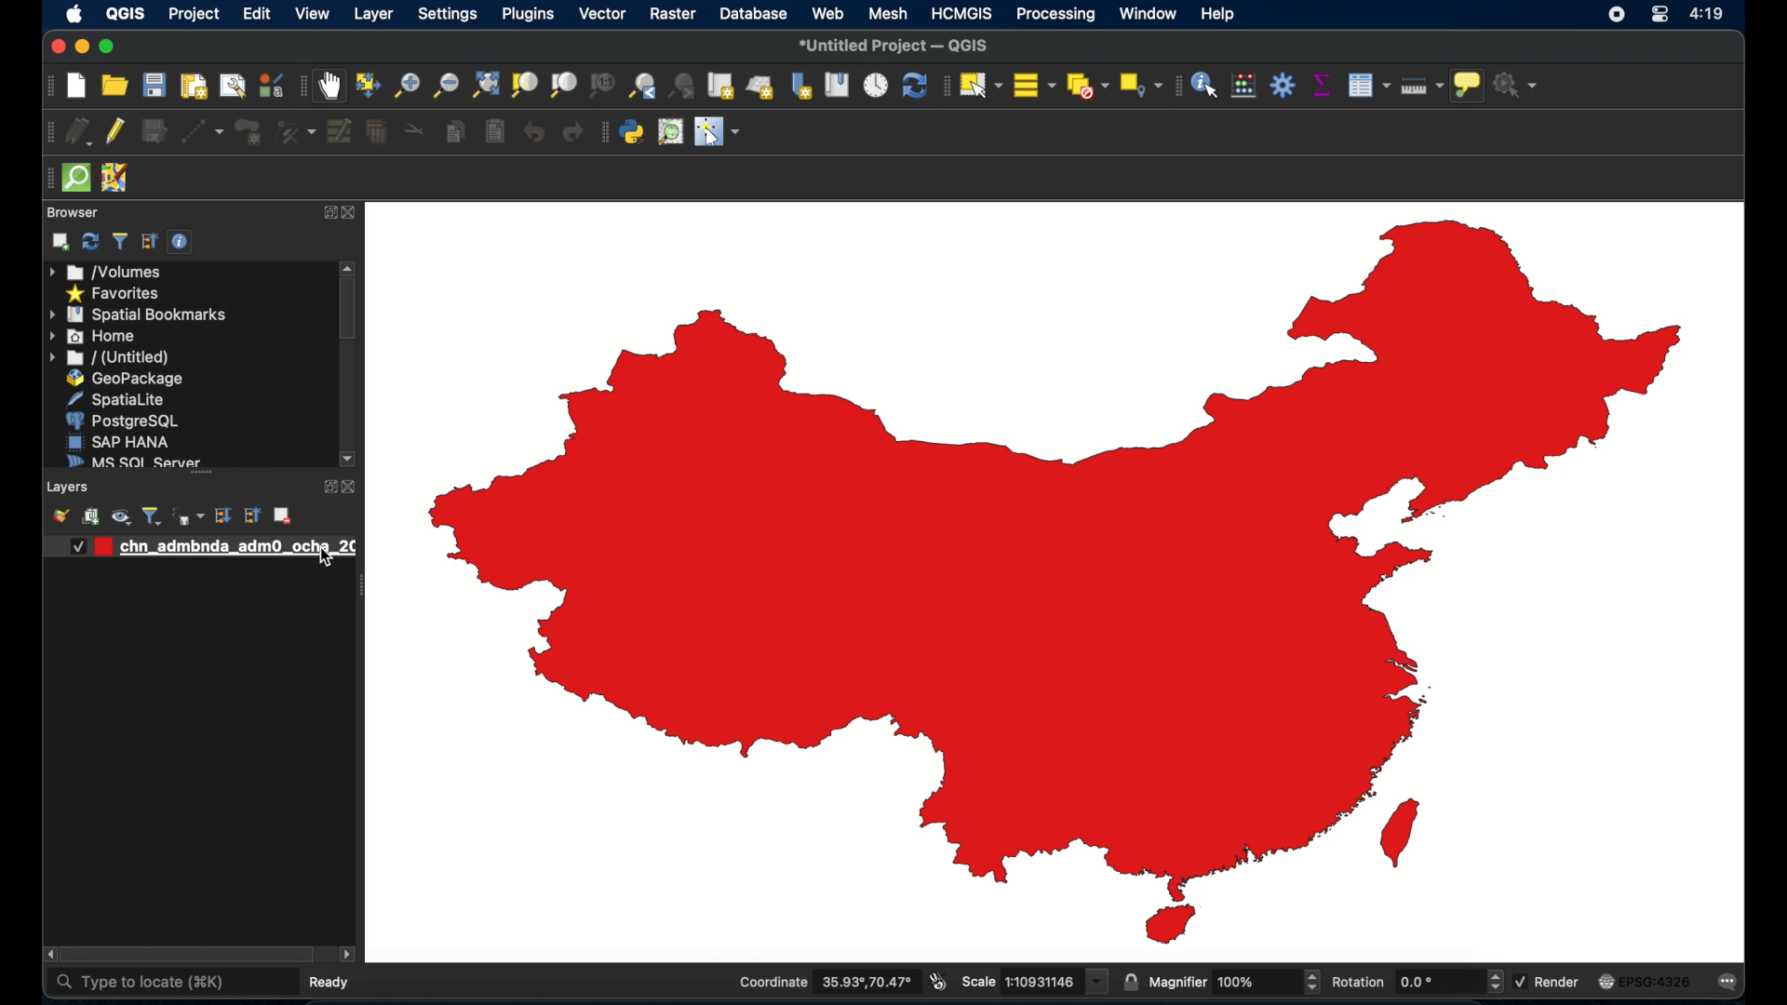 This screenshot has width=1787, height=1005. Describe the element at coordinates (1203, 87) in the screenshot. I see `identify features` at that location.